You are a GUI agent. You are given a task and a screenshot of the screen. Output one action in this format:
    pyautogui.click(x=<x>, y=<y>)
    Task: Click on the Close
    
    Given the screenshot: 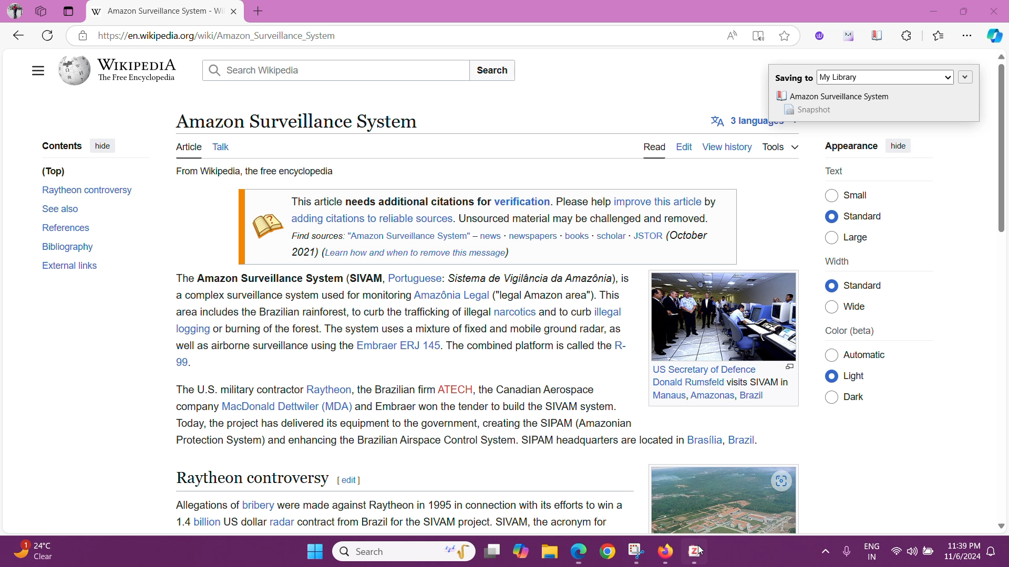 What is the action you would take?
    pyautogui.click(x=994, y=10)
    